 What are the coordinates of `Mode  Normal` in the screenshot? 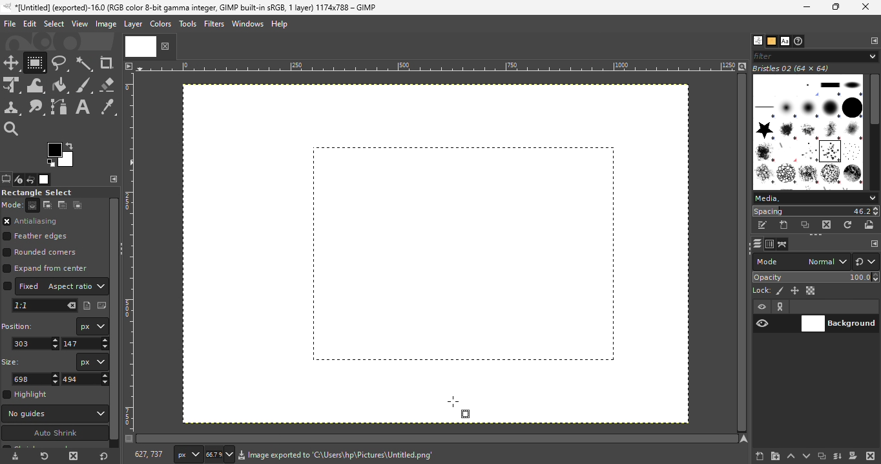 It's located at (801, 260).